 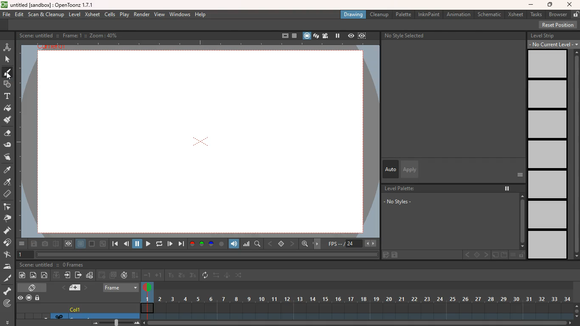 I want to click on -1, so click(x=147, y=275).